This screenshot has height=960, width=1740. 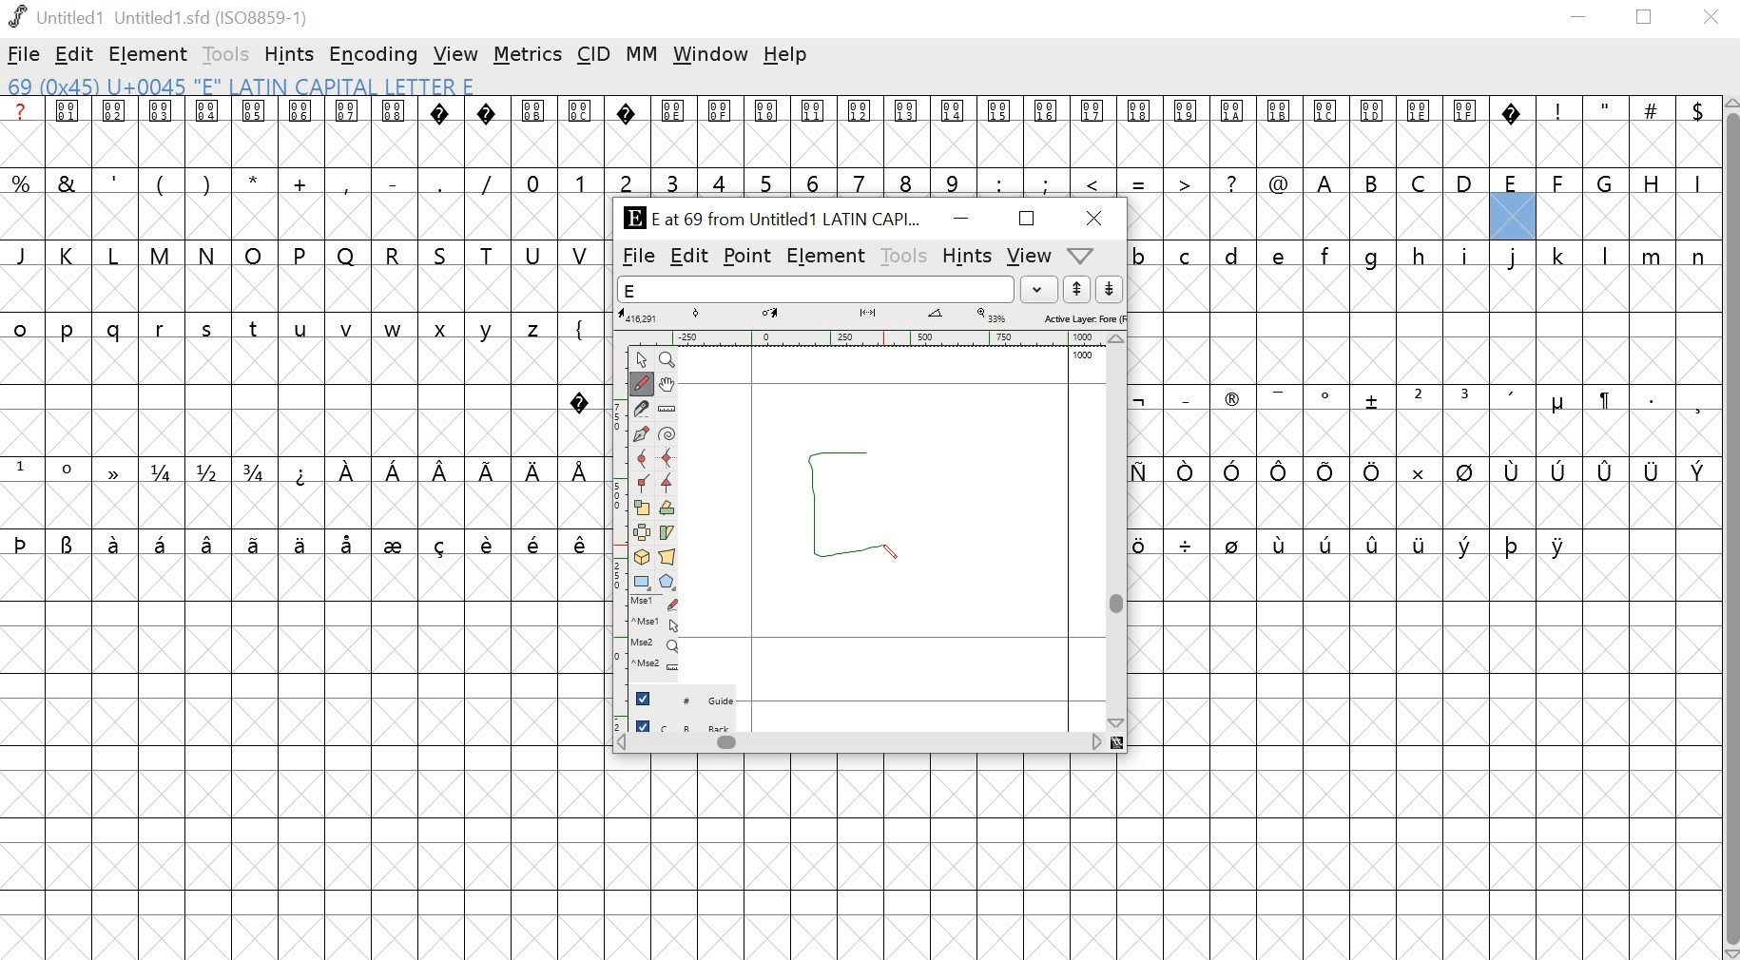 What do you see at coordinates (667, 459) in the screenshot?
I see `HV Curve` at bounding box center [667, 459].